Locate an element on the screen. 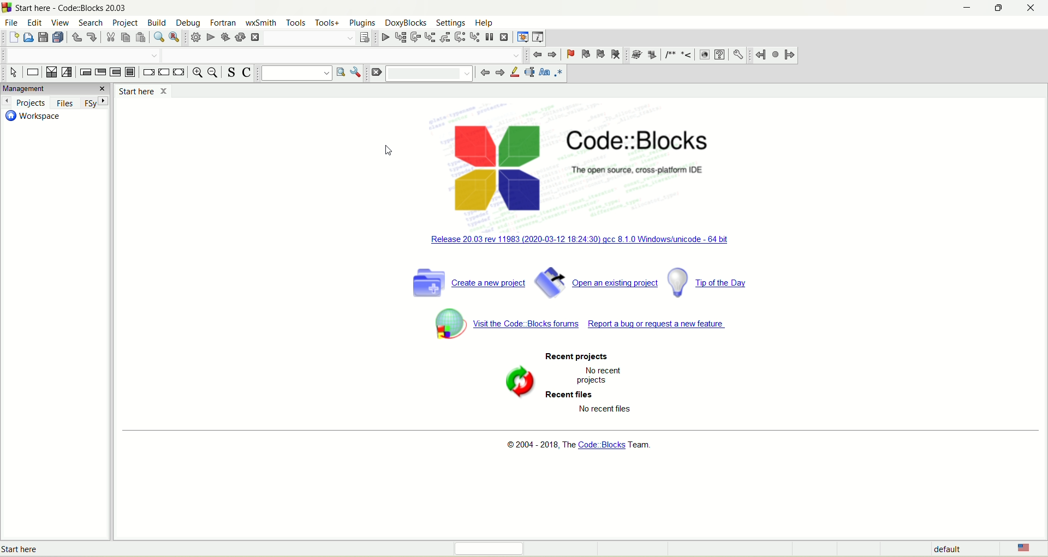  symbol is located at coordinates (447, 323).